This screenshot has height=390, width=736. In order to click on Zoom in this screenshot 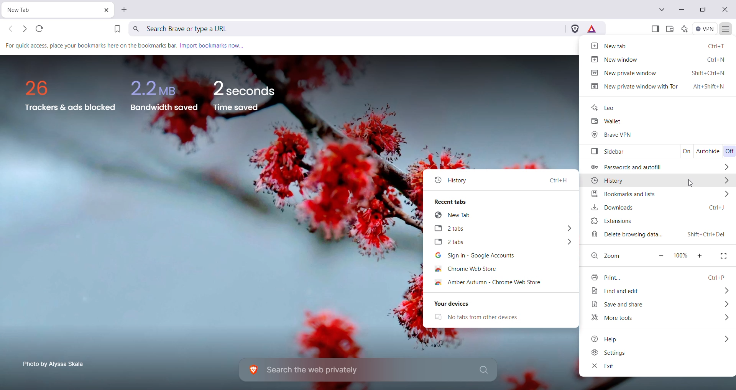, I will do `click(608, 255)`.